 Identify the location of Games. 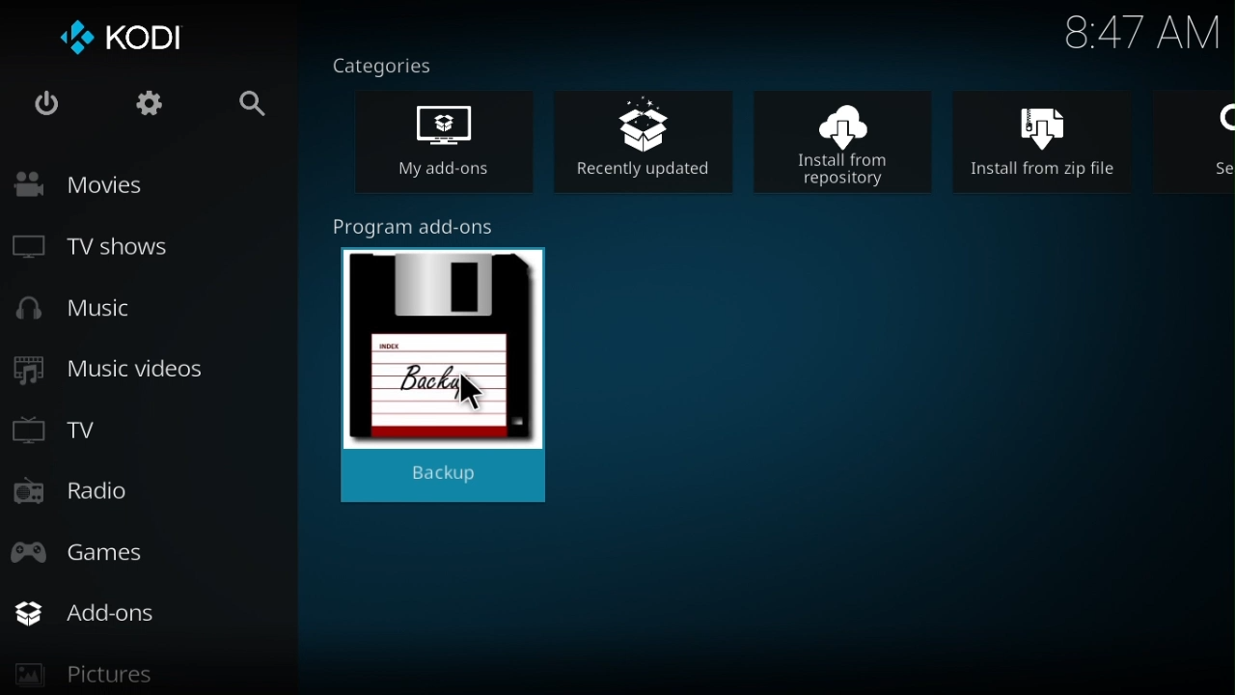
(102, 548).